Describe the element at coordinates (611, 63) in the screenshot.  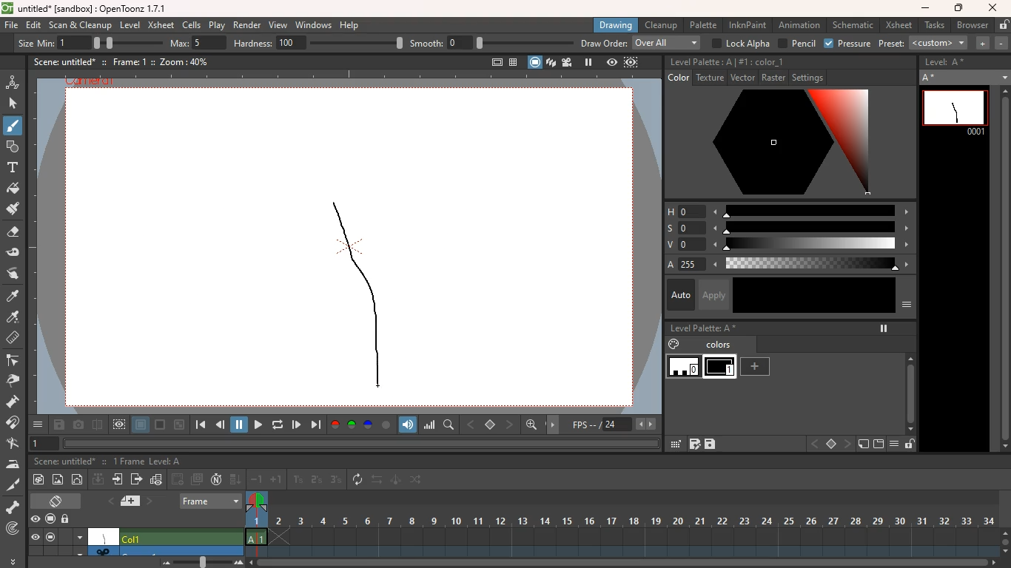
I see `view` at that location.